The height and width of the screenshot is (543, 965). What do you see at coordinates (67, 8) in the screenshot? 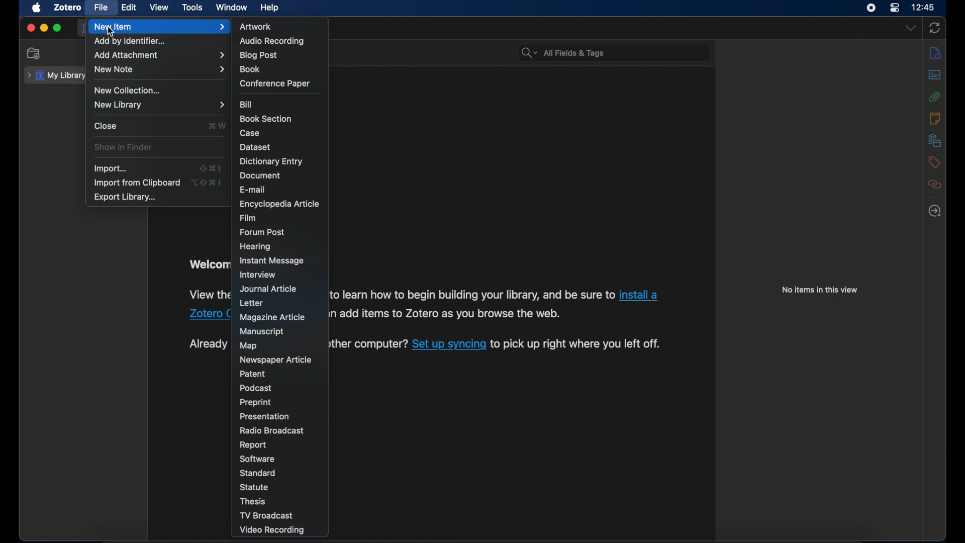
I see `zotero` at bounding box center [67, 8].